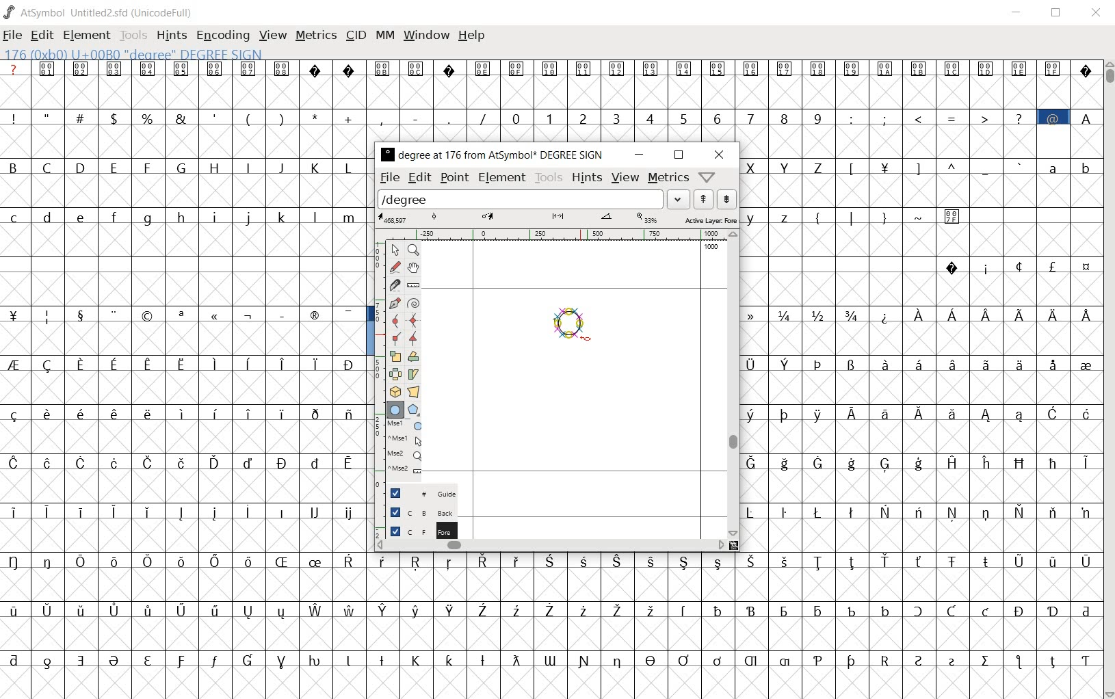  I want to click on special letters, so click(187, 362).